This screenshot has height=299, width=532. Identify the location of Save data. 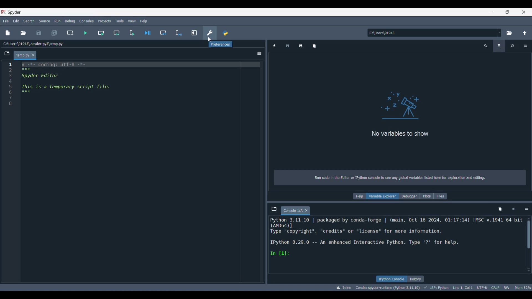
(288, 46).